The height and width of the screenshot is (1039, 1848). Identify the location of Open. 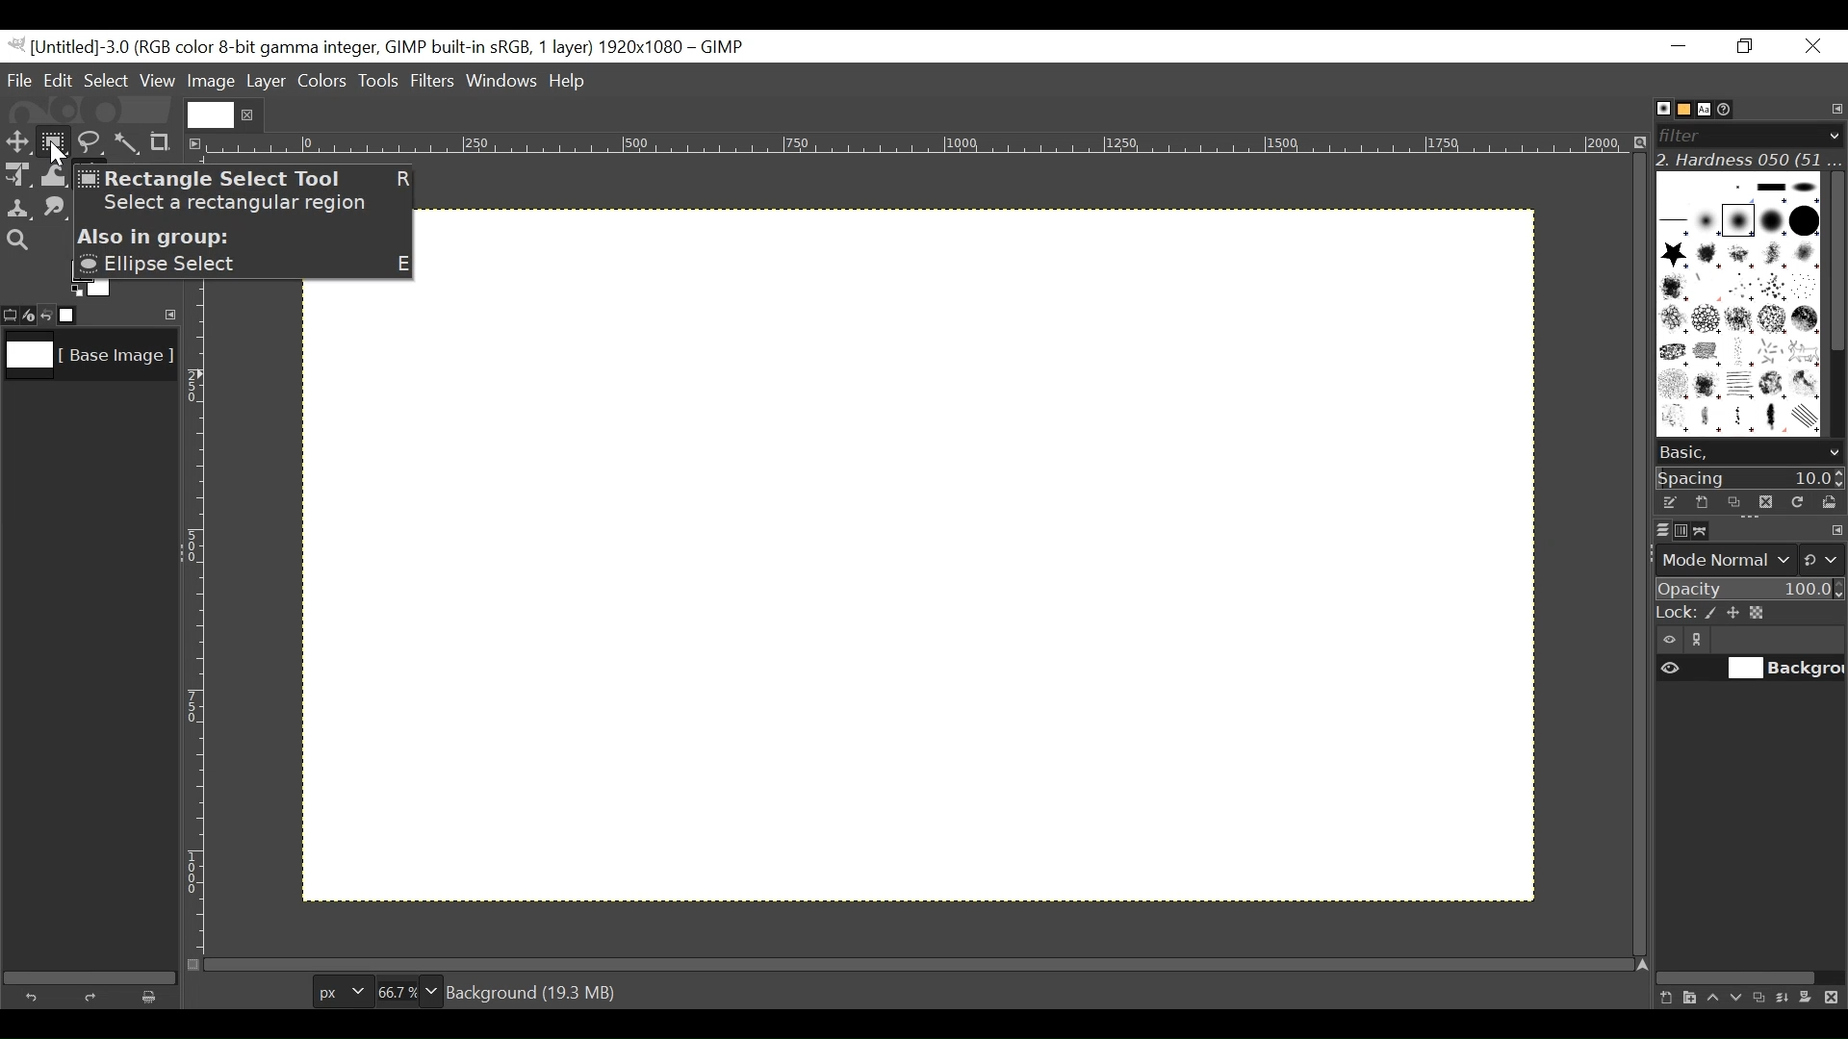
(1825, 502).